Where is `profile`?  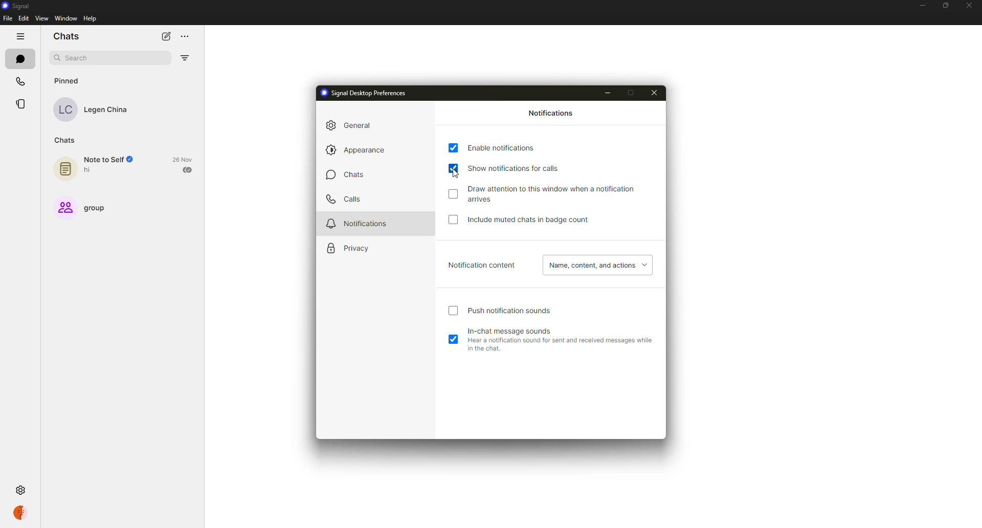 profile is located at coordinates (24, 514).